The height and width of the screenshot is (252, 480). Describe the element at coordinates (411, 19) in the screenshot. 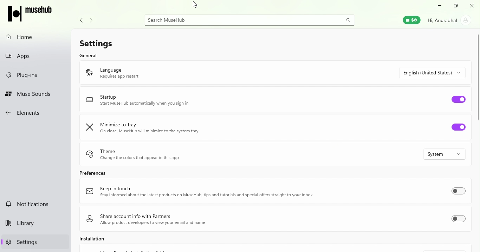

I see `Muse wallet` at that location.